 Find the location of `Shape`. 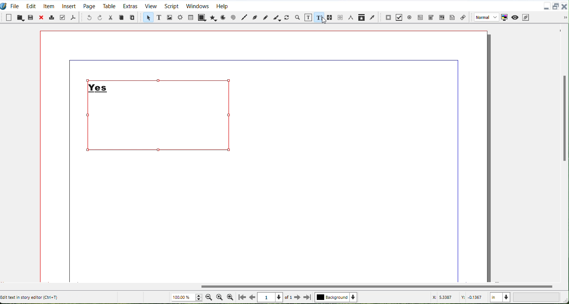

Shape is located at coordinates (201, 18).